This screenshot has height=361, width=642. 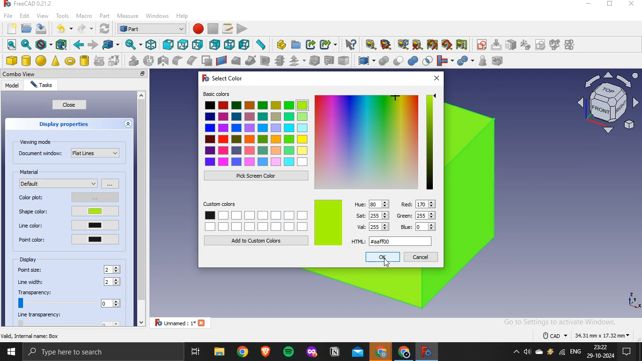 What do you see at coordinates (371, 45) in the screenshot?
I see `measure linear` at bounding box center [371, 45].